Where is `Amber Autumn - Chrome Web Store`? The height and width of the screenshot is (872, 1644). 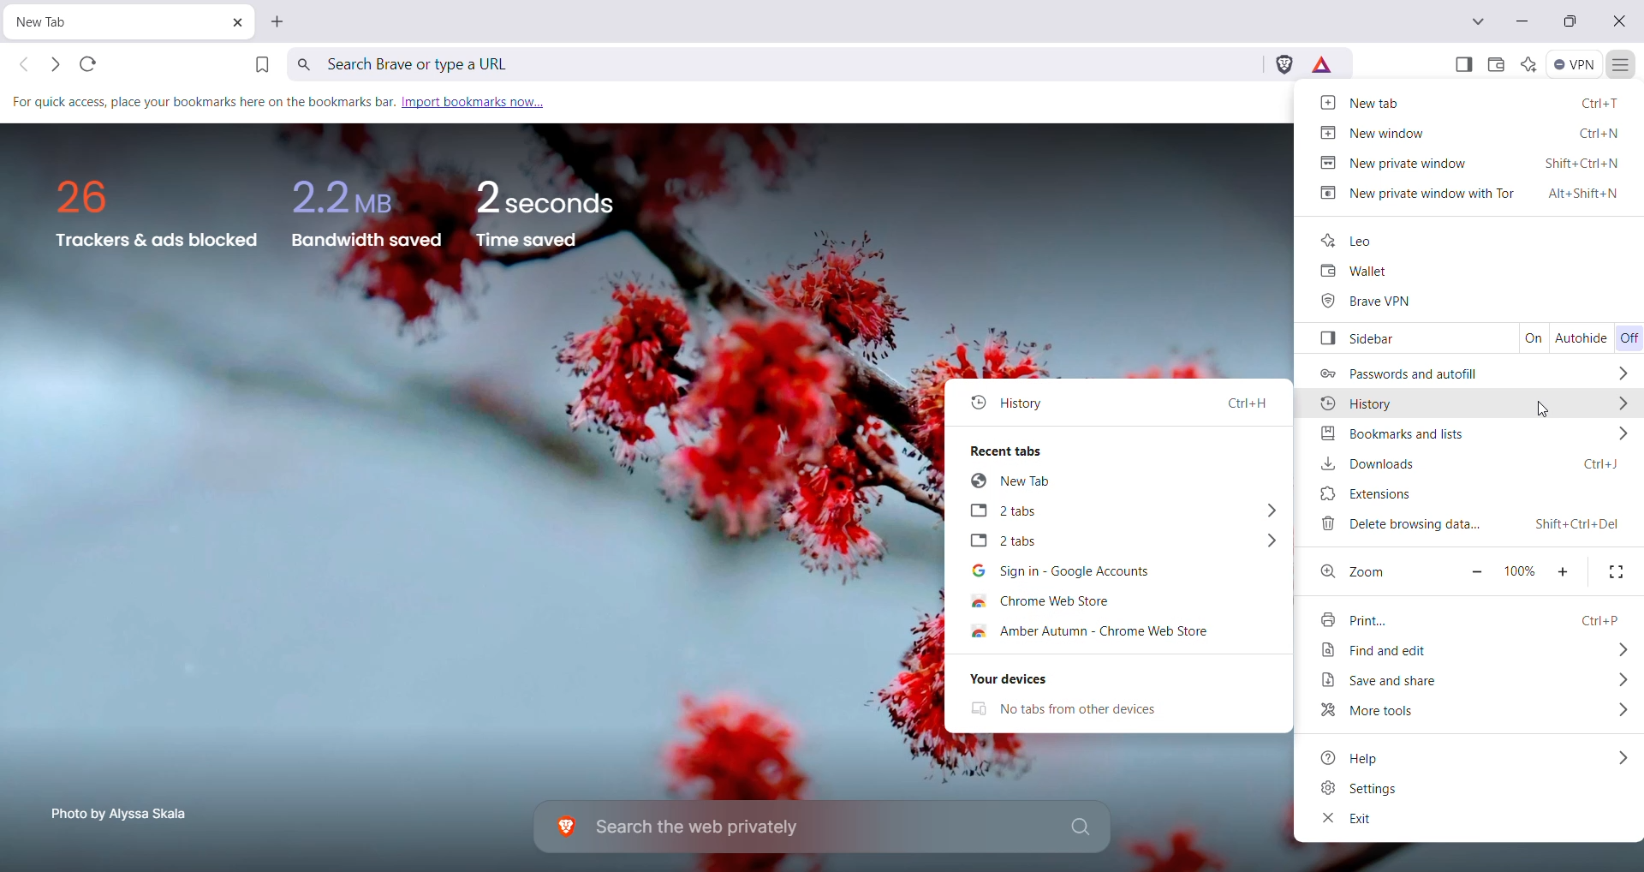 Amber Autumn - Chrome Web Store is located at coordinates (1116, 633).